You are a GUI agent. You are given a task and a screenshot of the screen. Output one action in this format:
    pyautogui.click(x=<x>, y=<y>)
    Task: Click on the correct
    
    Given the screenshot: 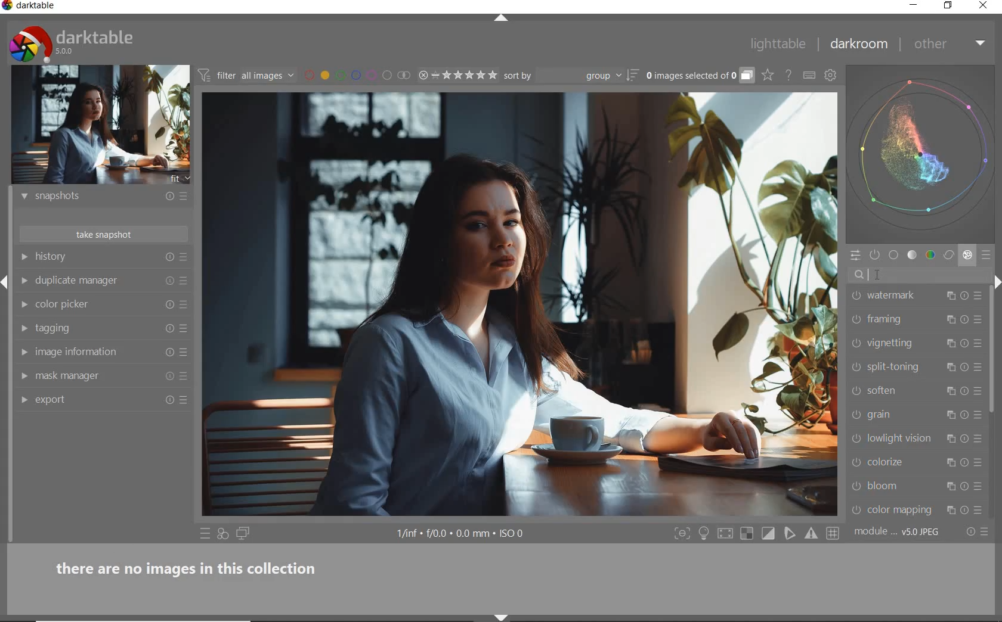 What is the action you would take?
    pyautogui.click(x=949, y=256)
    